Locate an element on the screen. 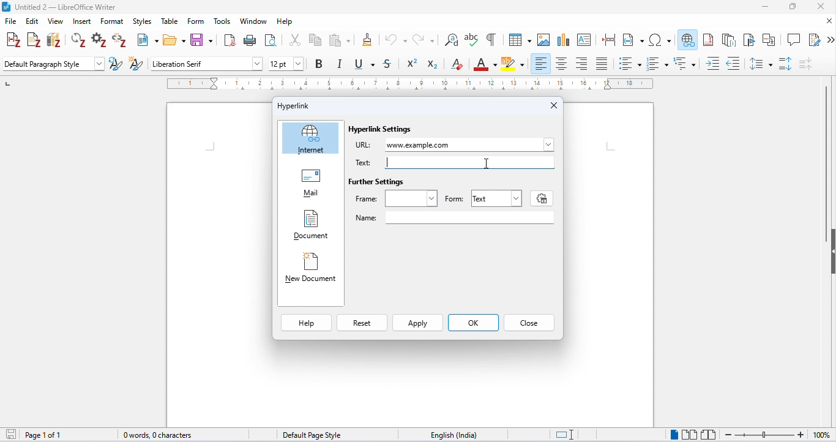 Image resolution: width=836 pixels, height=442 pixels. underline is located at coordinates (365, 64).